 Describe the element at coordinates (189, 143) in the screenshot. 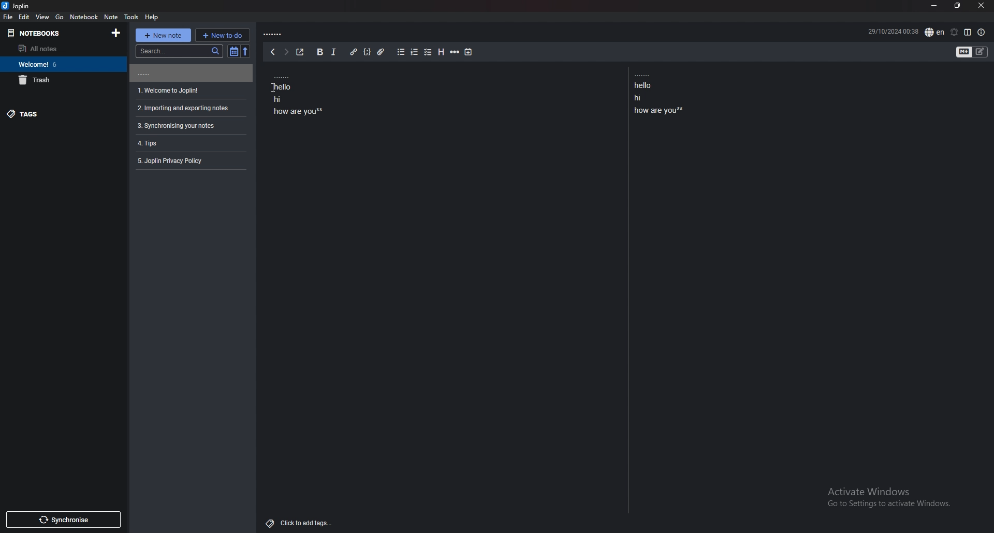

I see `note` at that location.